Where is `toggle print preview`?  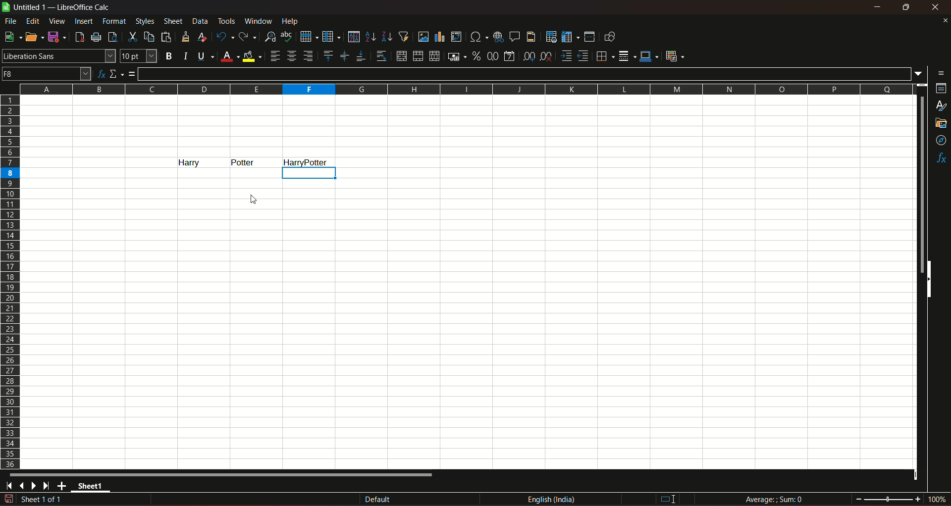
toggle print preview is located at coordinates (111, 36).